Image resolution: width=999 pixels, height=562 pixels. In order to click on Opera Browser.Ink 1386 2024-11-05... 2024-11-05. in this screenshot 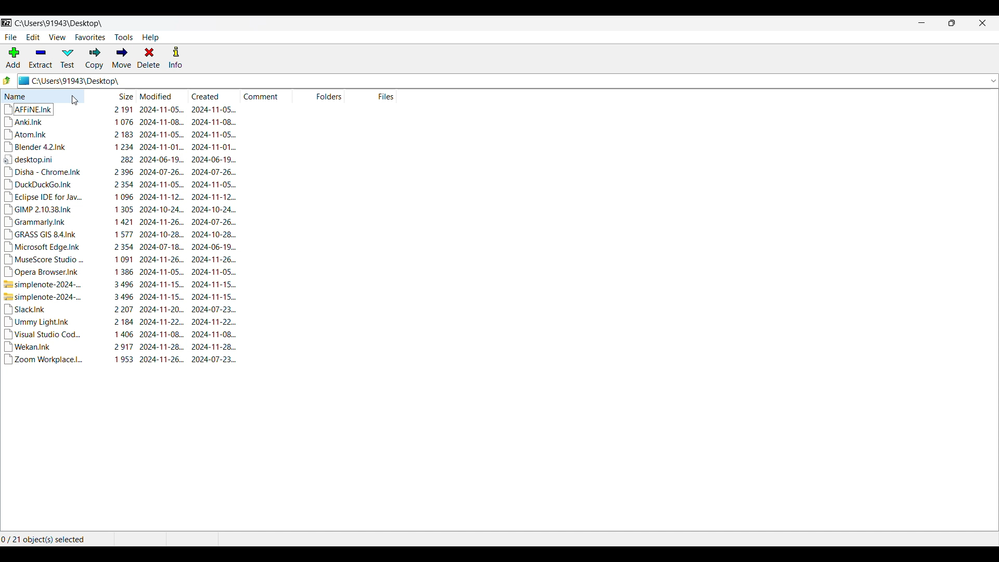, I will do `click(121, 273)`.